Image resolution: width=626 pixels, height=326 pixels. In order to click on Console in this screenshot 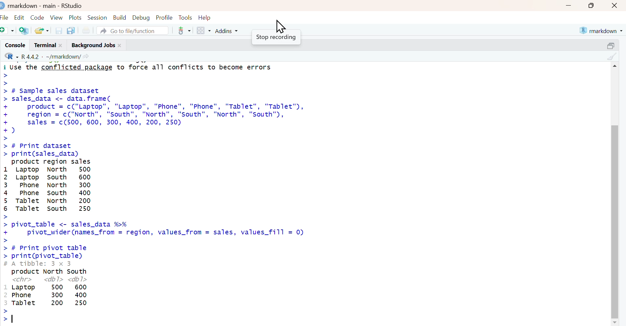, I will do `click(14, 45)`.